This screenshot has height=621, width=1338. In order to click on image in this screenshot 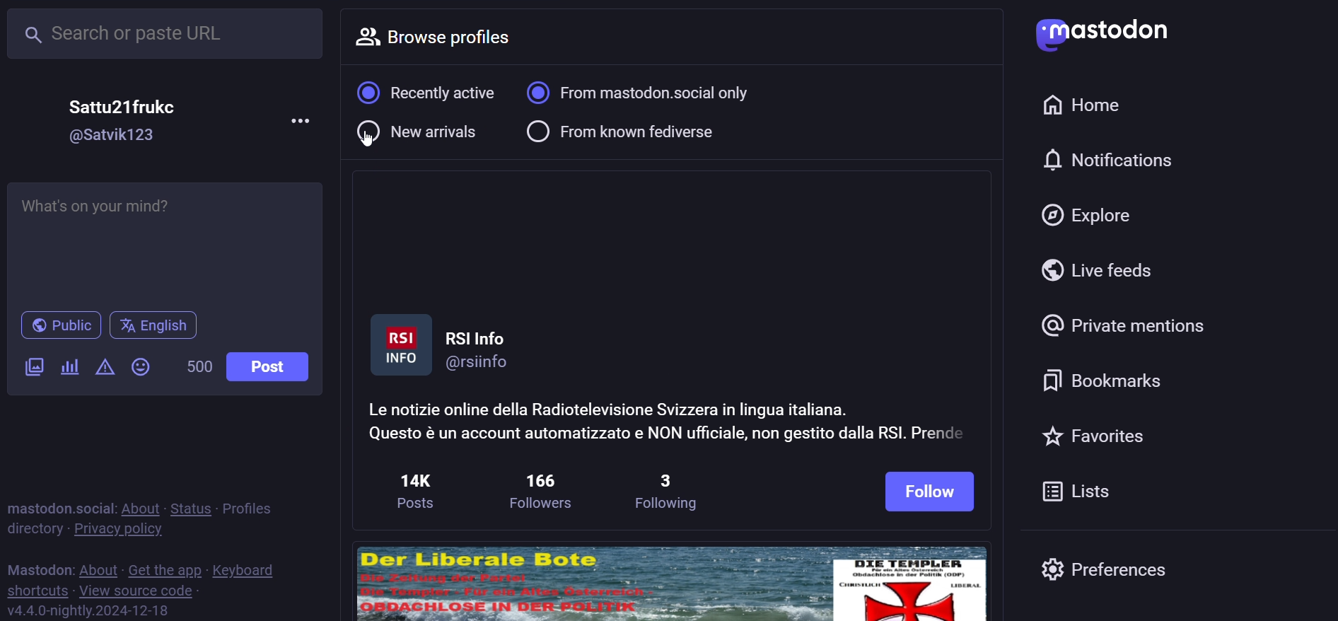, I will do `click(669, 581)`.